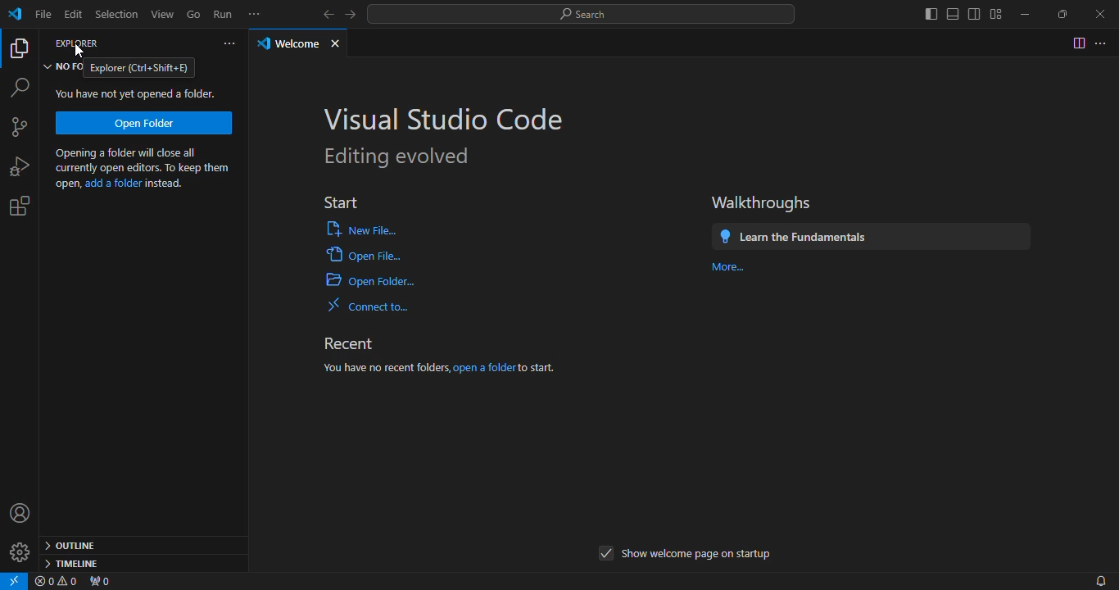 The width and height of the screenshot is (1119, 590). What do you see at coordinates (366, 257) in the screenshot?
I see `Open File` at bounding box center [366, 257].